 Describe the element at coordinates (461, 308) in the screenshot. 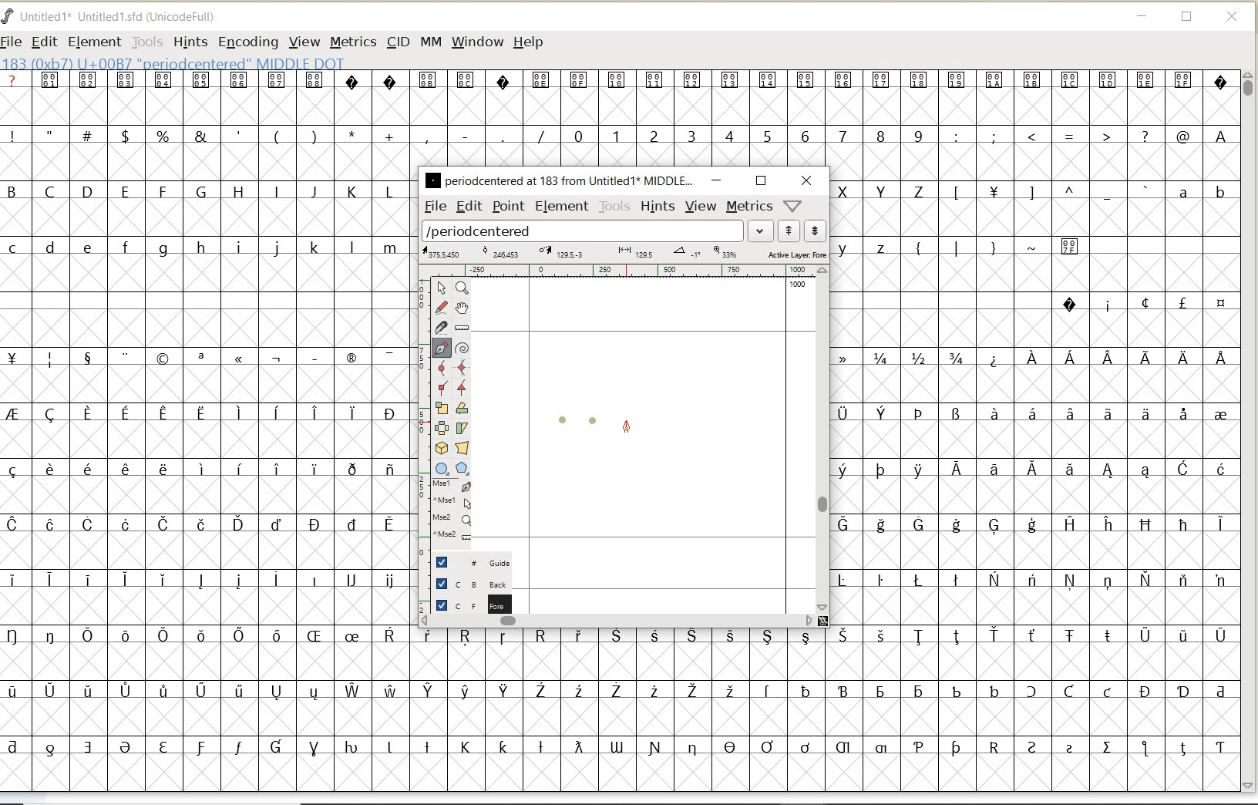

I see `scroll by hand` at that location.